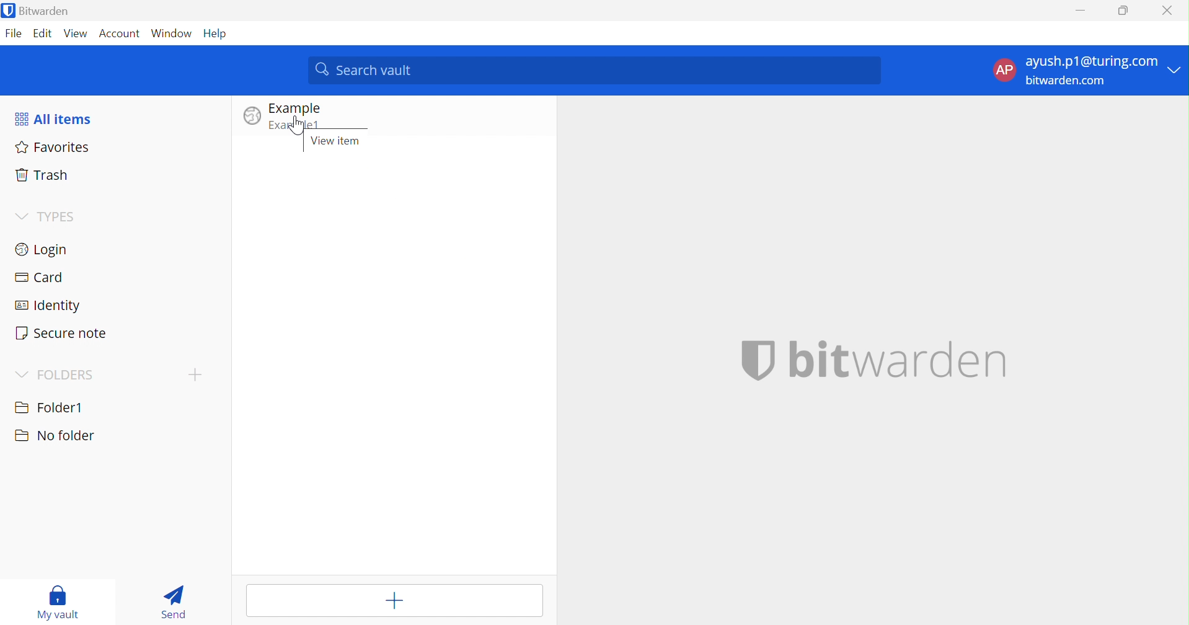  Describe the element at coordinates (171, 33) in the screenshot. I see `Window` at that location.